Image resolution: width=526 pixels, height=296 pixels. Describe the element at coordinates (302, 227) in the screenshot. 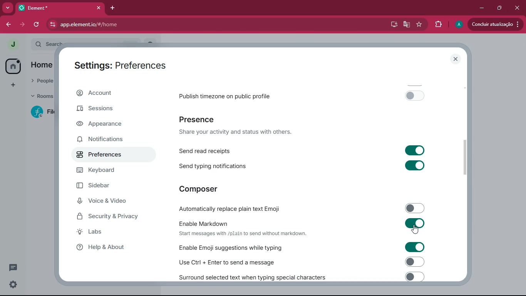

I see `enable markdown` at that location.